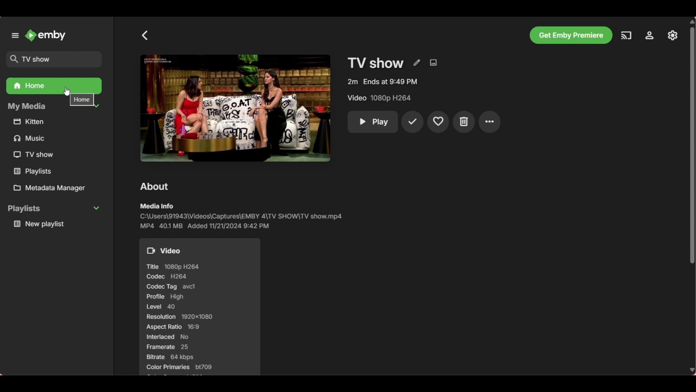 Image resolution: width=696 pixels, height=392 pixels. What do you see at coordinates (243, 216) in the screenshot?
I see `C:\Users\91943\Videos\Captures\EMBY 4\TV SHOW\TV show.mp4` at bounding box center [243, 216].